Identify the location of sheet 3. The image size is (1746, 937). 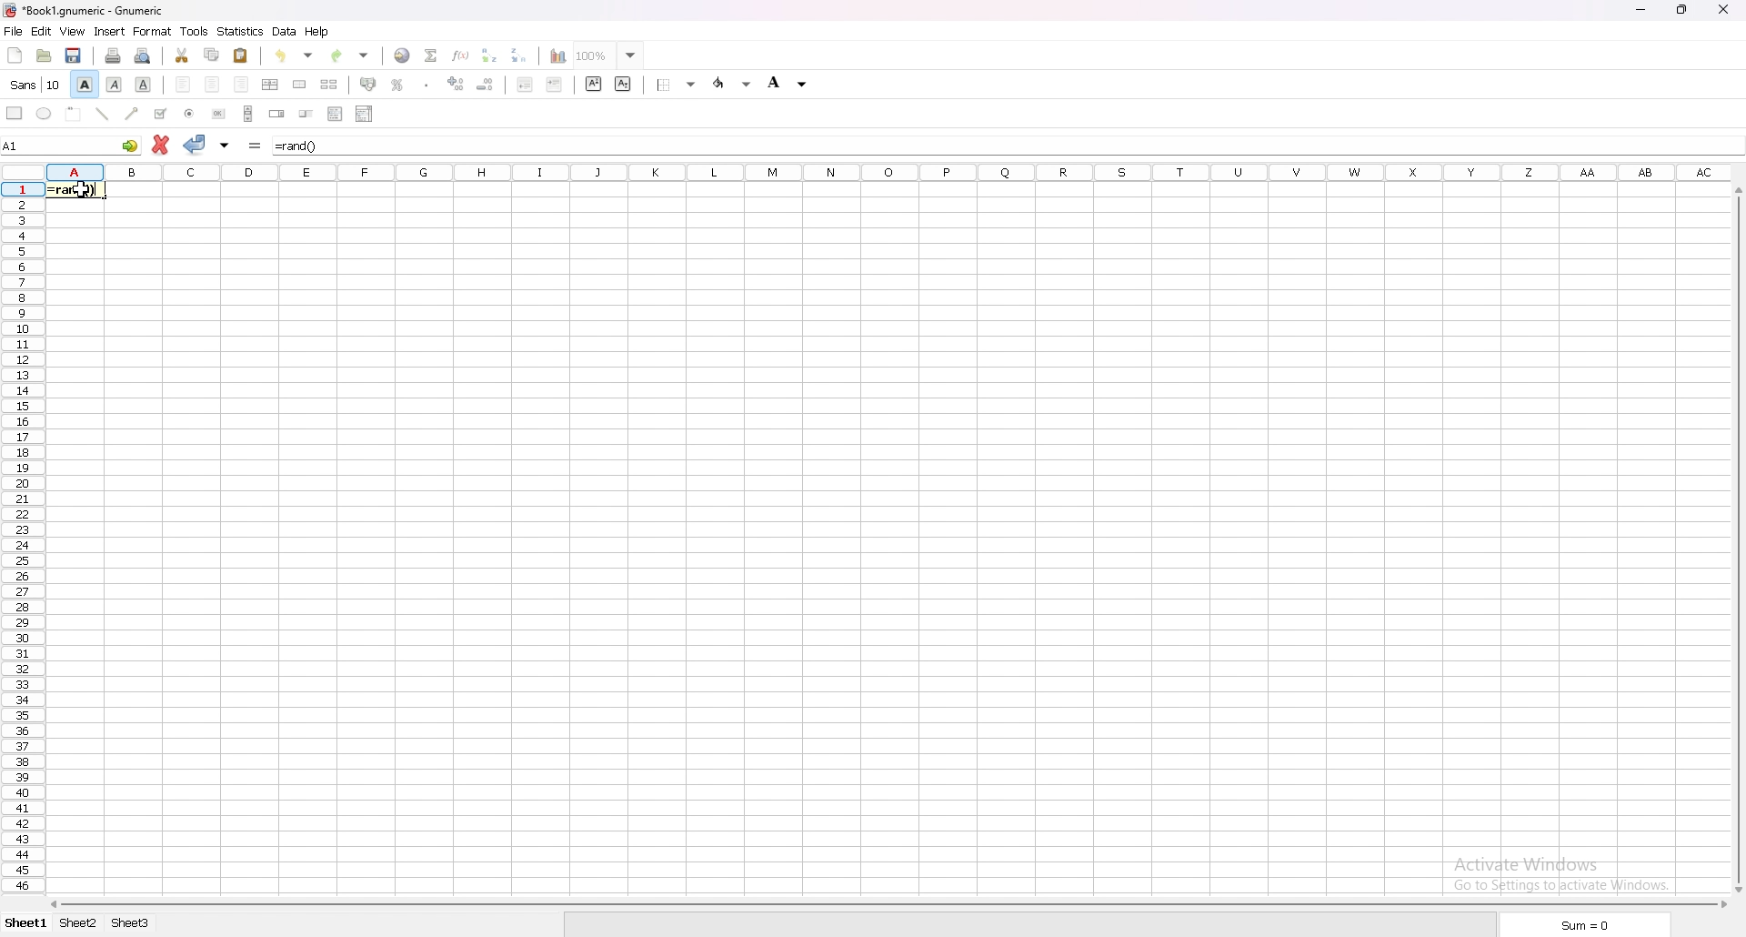
(132, 923).